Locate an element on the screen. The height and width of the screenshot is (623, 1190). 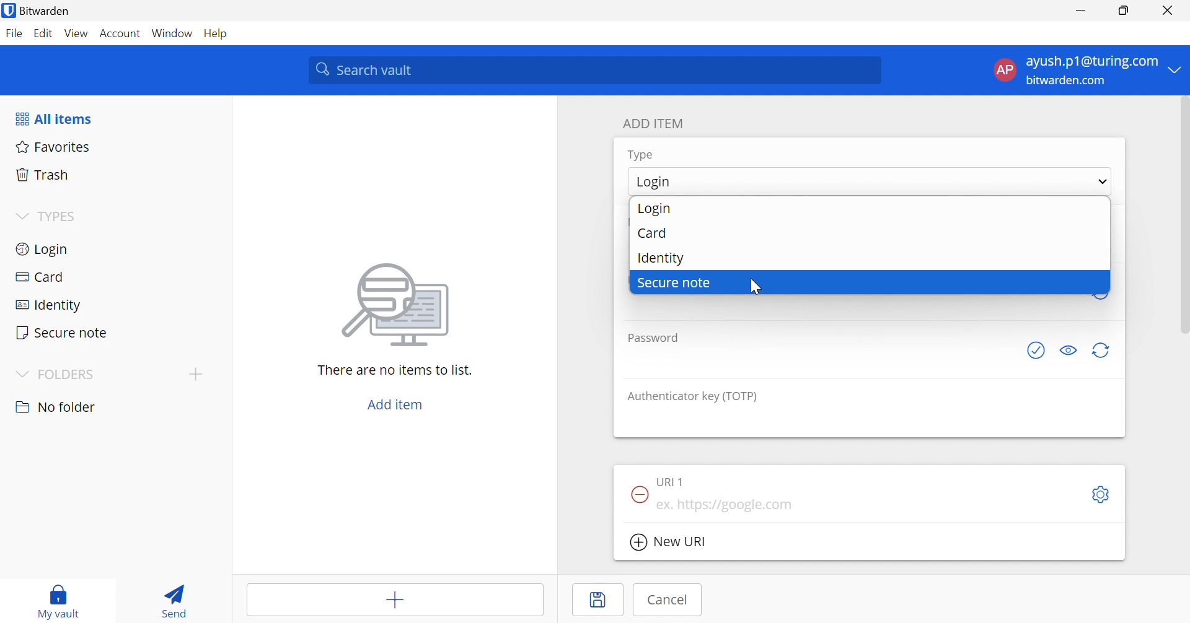
All items is located at coordinates (53, 117).